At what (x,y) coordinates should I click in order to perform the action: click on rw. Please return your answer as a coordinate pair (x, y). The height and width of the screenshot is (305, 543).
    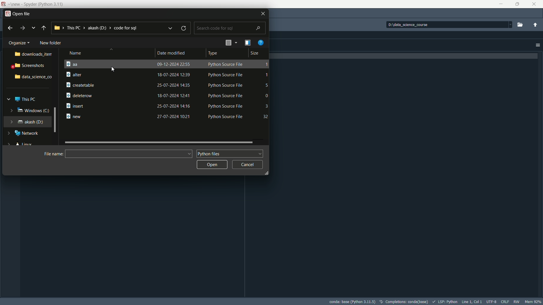
    Looking at the image, I should click on (517, 301).